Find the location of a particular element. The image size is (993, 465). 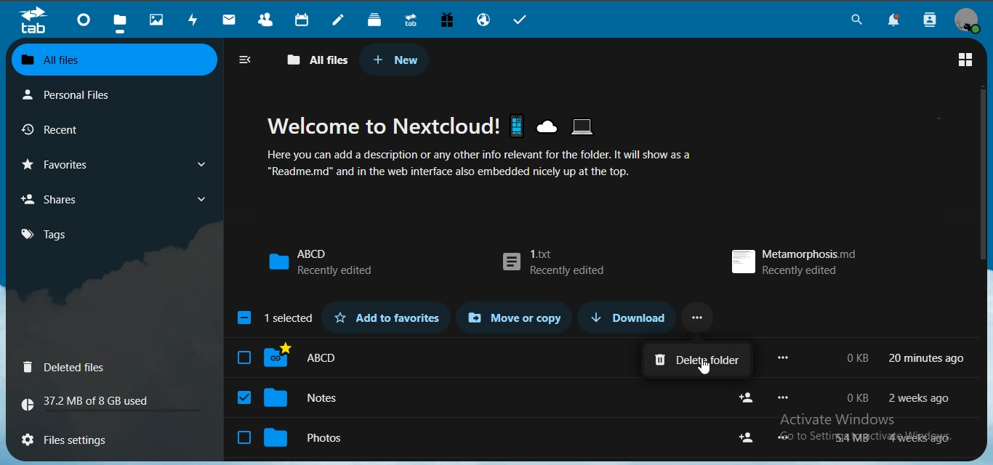

files settings is located at coordinates (71, 439).